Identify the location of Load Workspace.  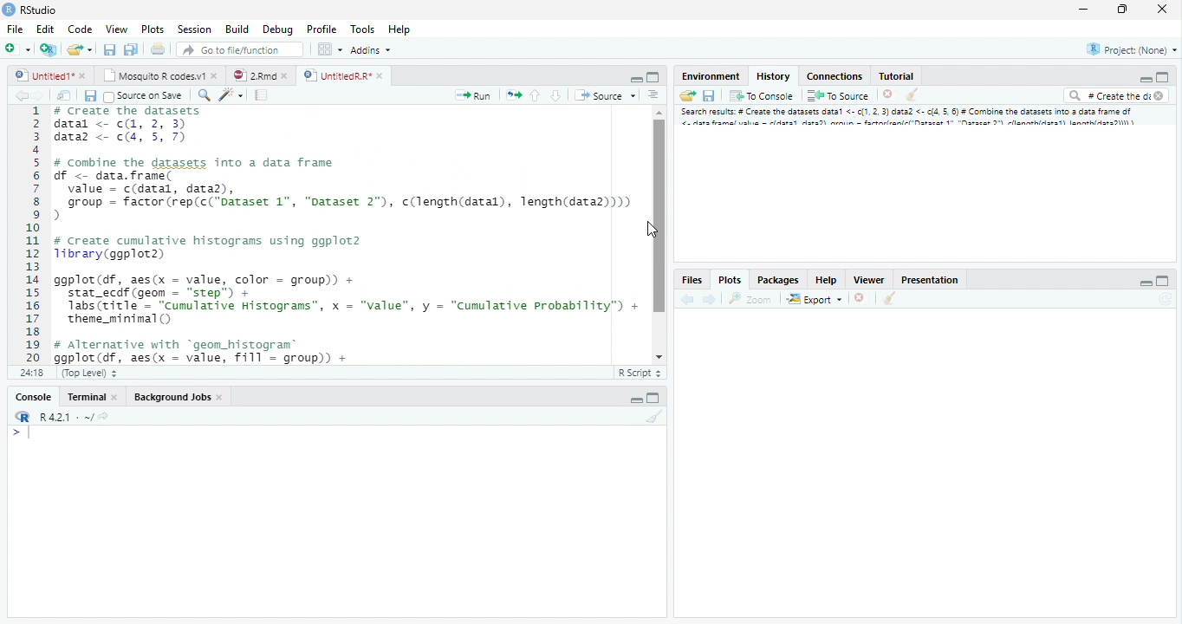
(689, 98).